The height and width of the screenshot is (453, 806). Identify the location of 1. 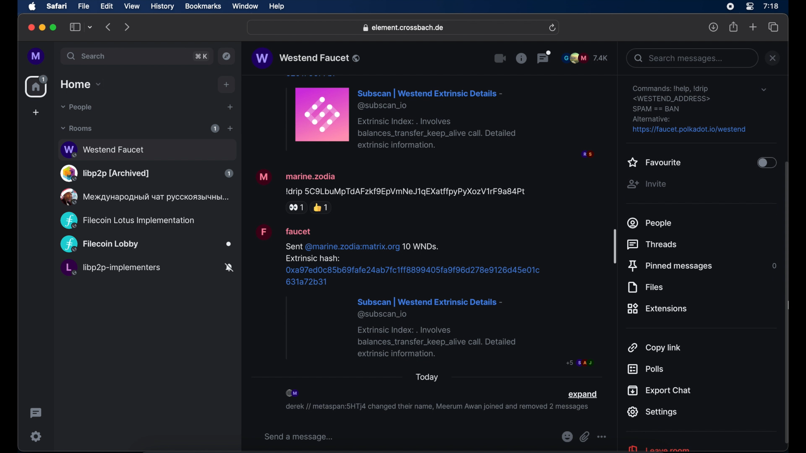
(215, 128).